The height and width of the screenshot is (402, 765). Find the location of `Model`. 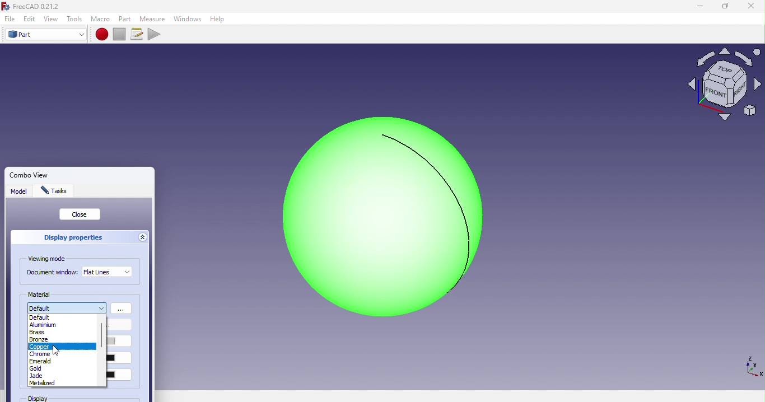

Model is located at coordinates (20, 193).